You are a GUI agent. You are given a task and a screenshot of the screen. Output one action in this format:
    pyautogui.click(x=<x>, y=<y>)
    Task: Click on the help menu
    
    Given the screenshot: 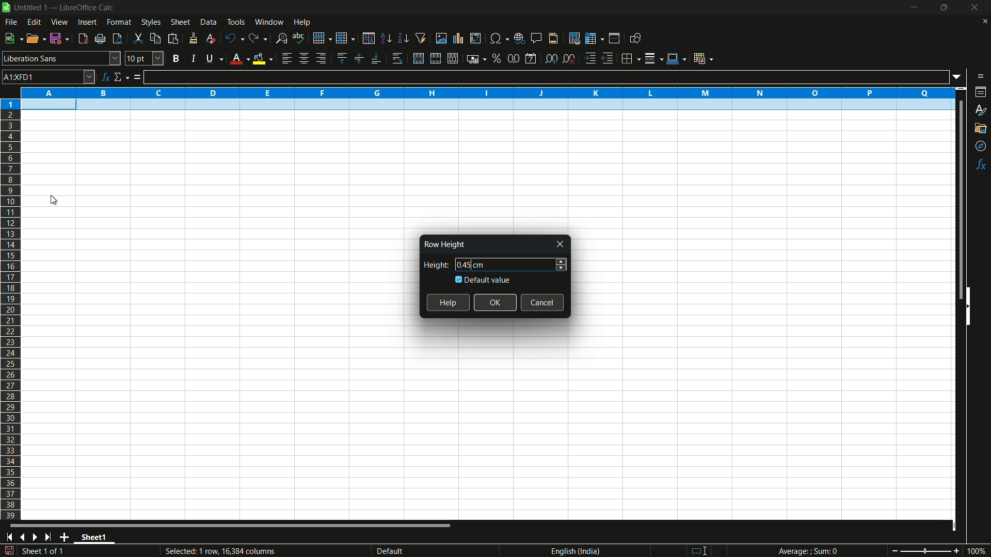 What is the action you would take?
    pyautogui.click(x=303, y=23)
    